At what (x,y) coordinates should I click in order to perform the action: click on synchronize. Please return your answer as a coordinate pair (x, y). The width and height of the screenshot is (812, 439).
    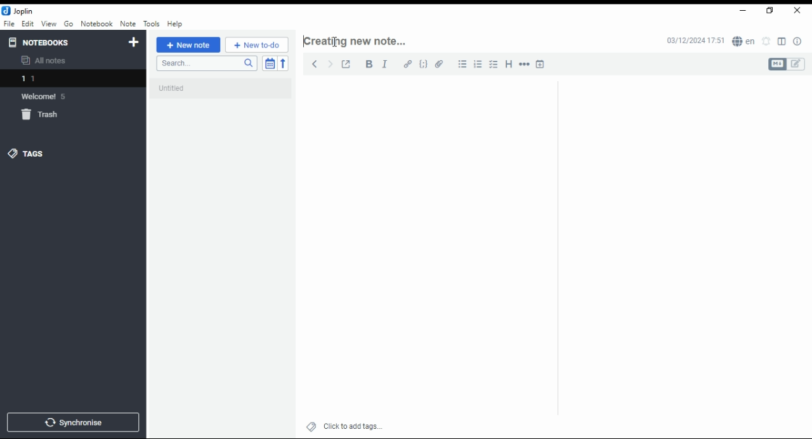
    Looking at the image, I should click on (73, 423).